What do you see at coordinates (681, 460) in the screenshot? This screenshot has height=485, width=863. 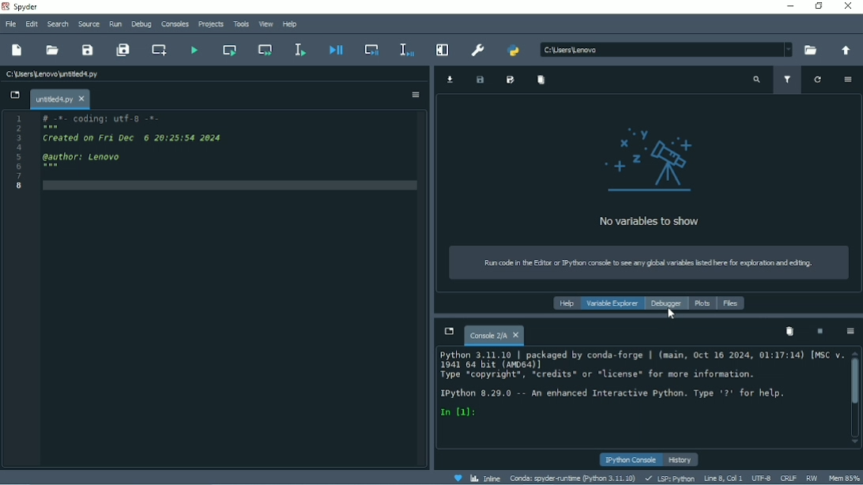 I see `History` at bounding box center [681, 460].